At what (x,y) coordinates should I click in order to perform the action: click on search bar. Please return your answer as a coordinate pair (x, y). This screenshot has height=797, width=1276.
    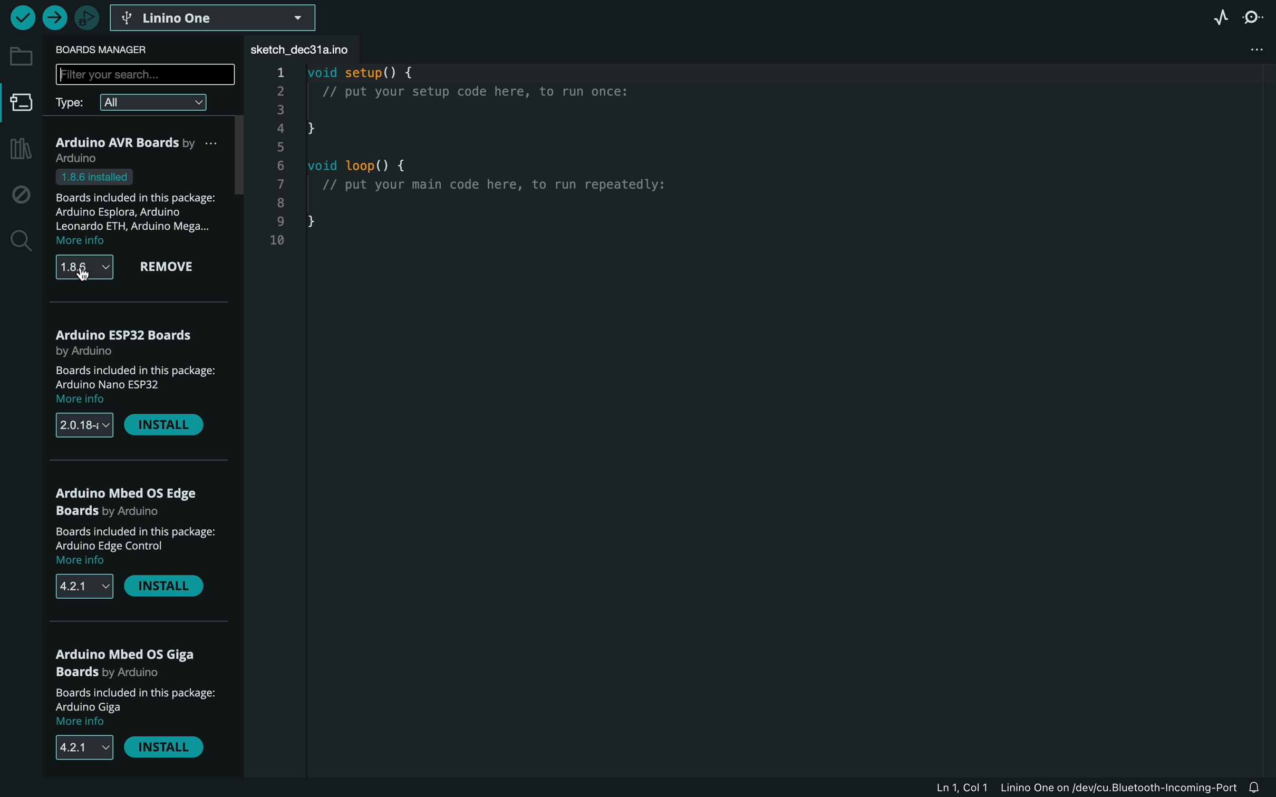
    Looking at the image, I should click on (143, 73).